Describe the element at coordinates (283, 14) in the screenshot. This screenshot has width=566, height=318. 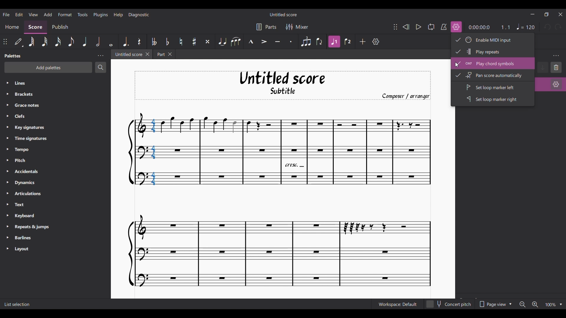
I see `Score title` at that location.